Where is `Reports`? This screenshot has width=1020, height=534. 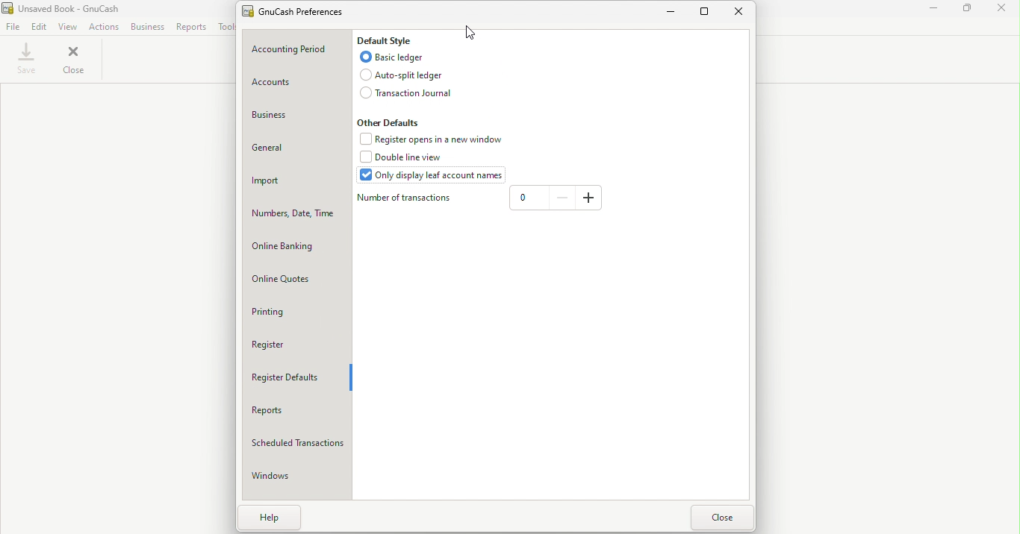
Reports is located at coordinates (296, 409).